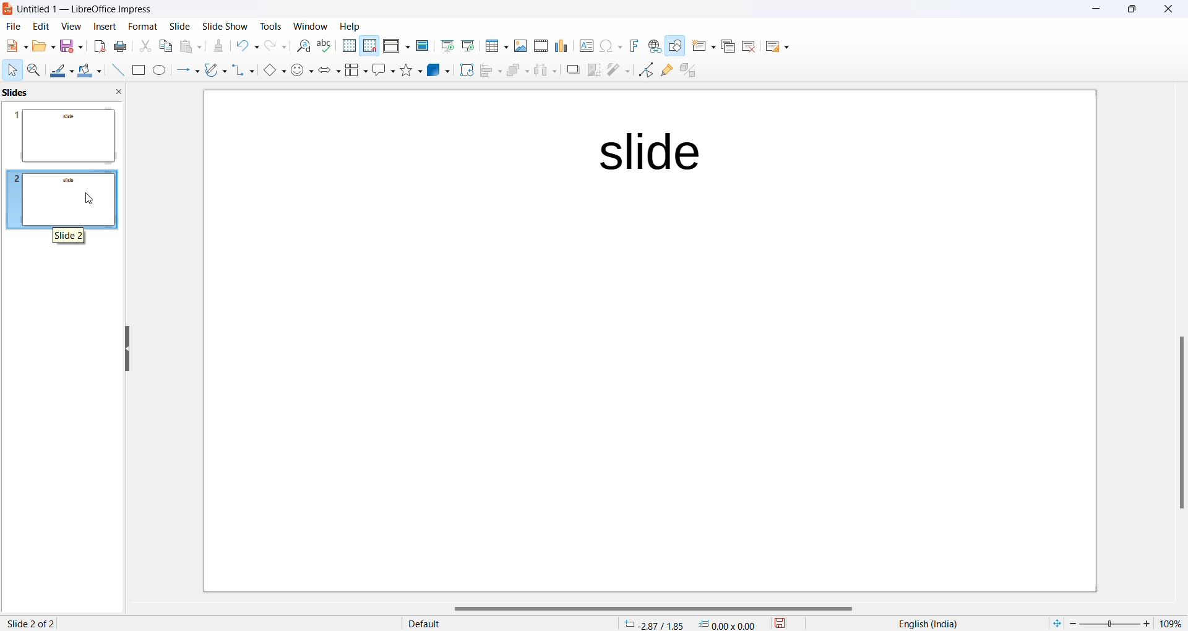  Describe the element at coordinates (355, 71) in the screenshot. I see `Flow chart` at that location.